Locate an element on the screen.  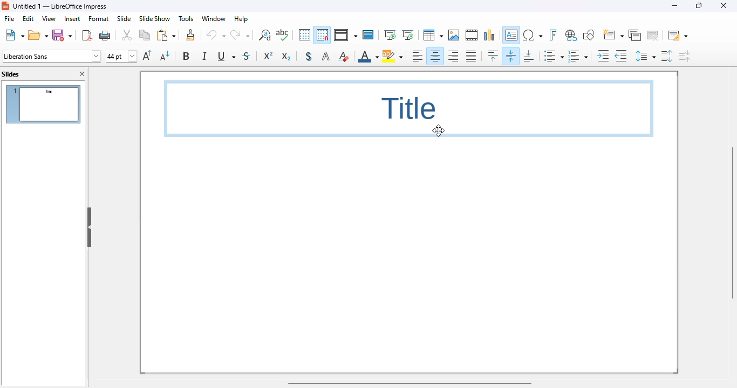
start from current slide is located at coordinates (408, 35).